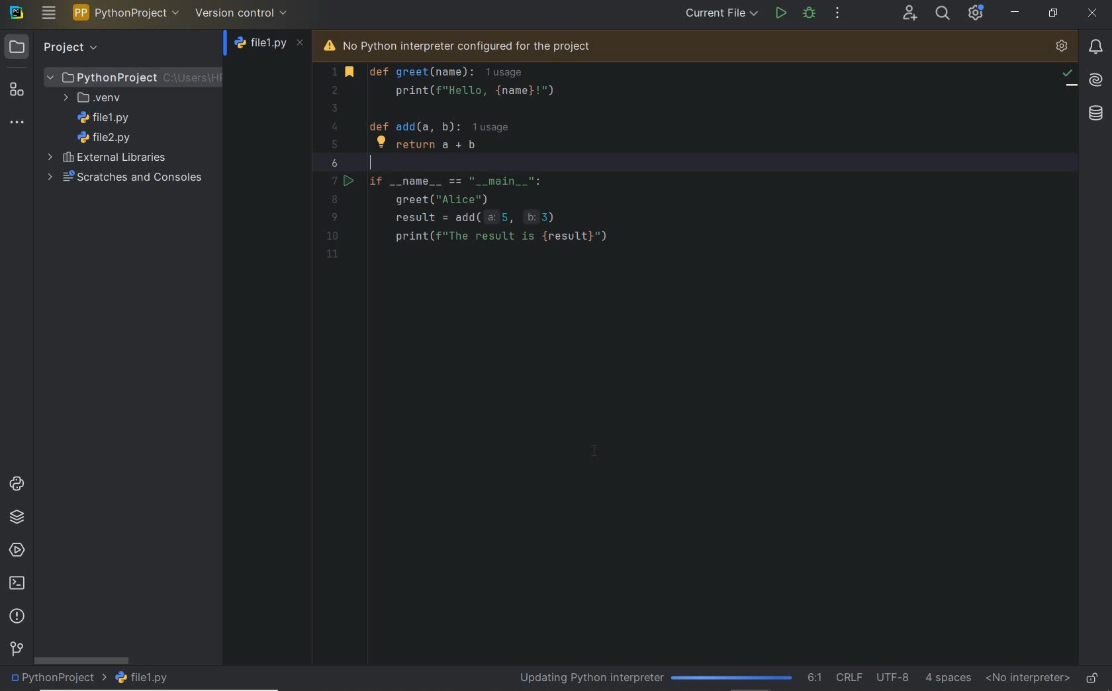 The height and width of the screenshot is (691, 1112). Describe the element at coordinates (838, 14) in the screenshot. I see `more actions` at that location.